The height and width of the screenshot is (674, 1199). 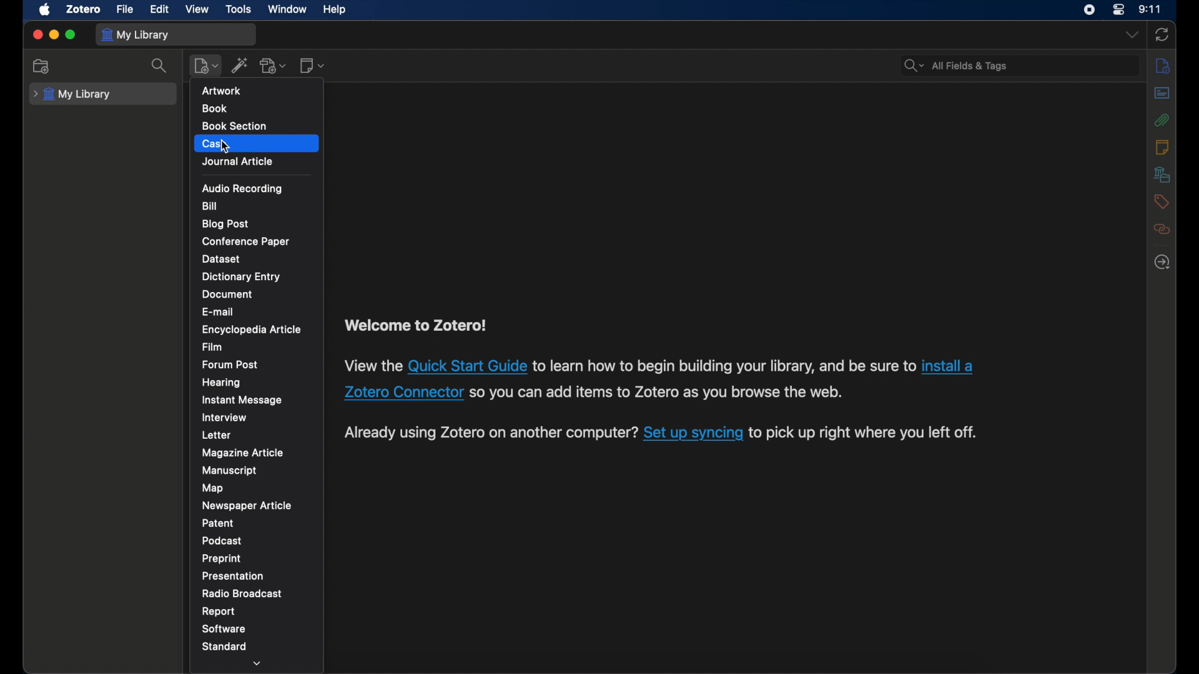 I want to click on related, so click(x=1163, y=229).